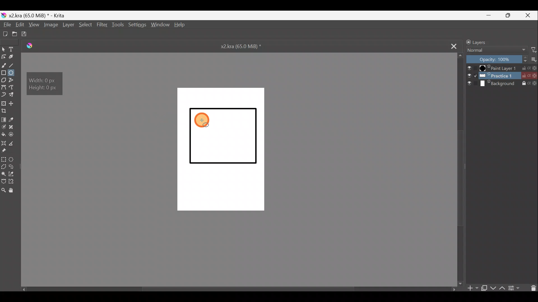 The height and width of the screenshot is (302, 538). I want to click on More, so click(532, 60).